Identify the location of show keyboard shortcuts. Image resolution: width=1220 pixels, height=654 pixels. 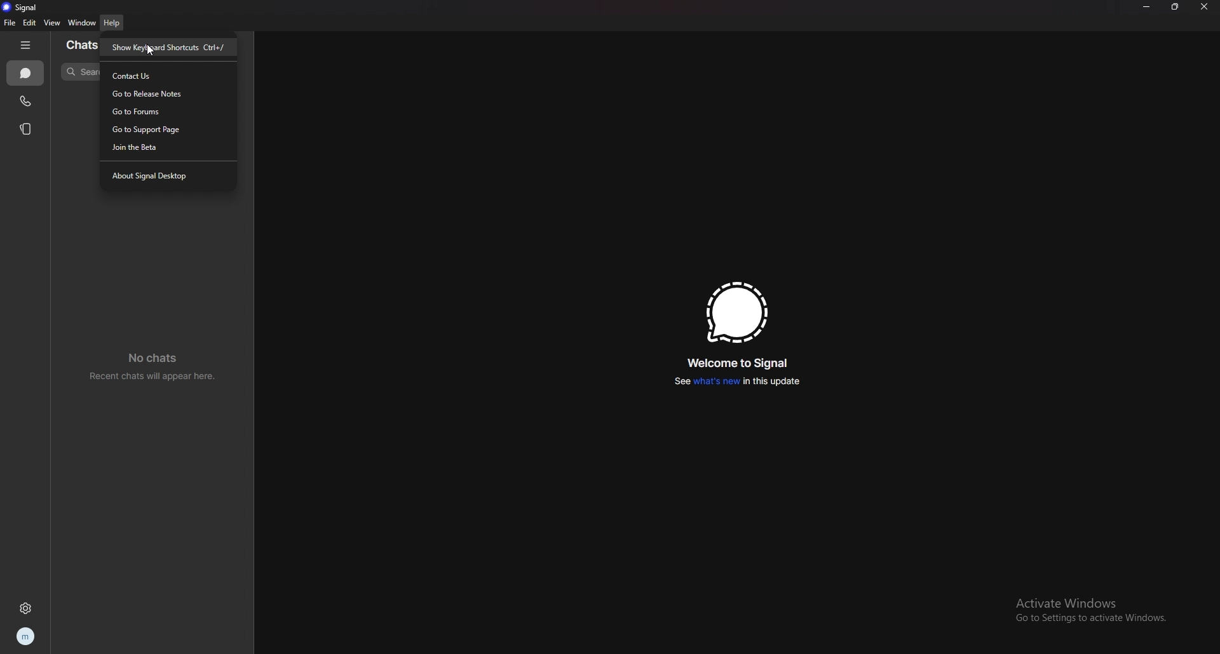
(169, 48).